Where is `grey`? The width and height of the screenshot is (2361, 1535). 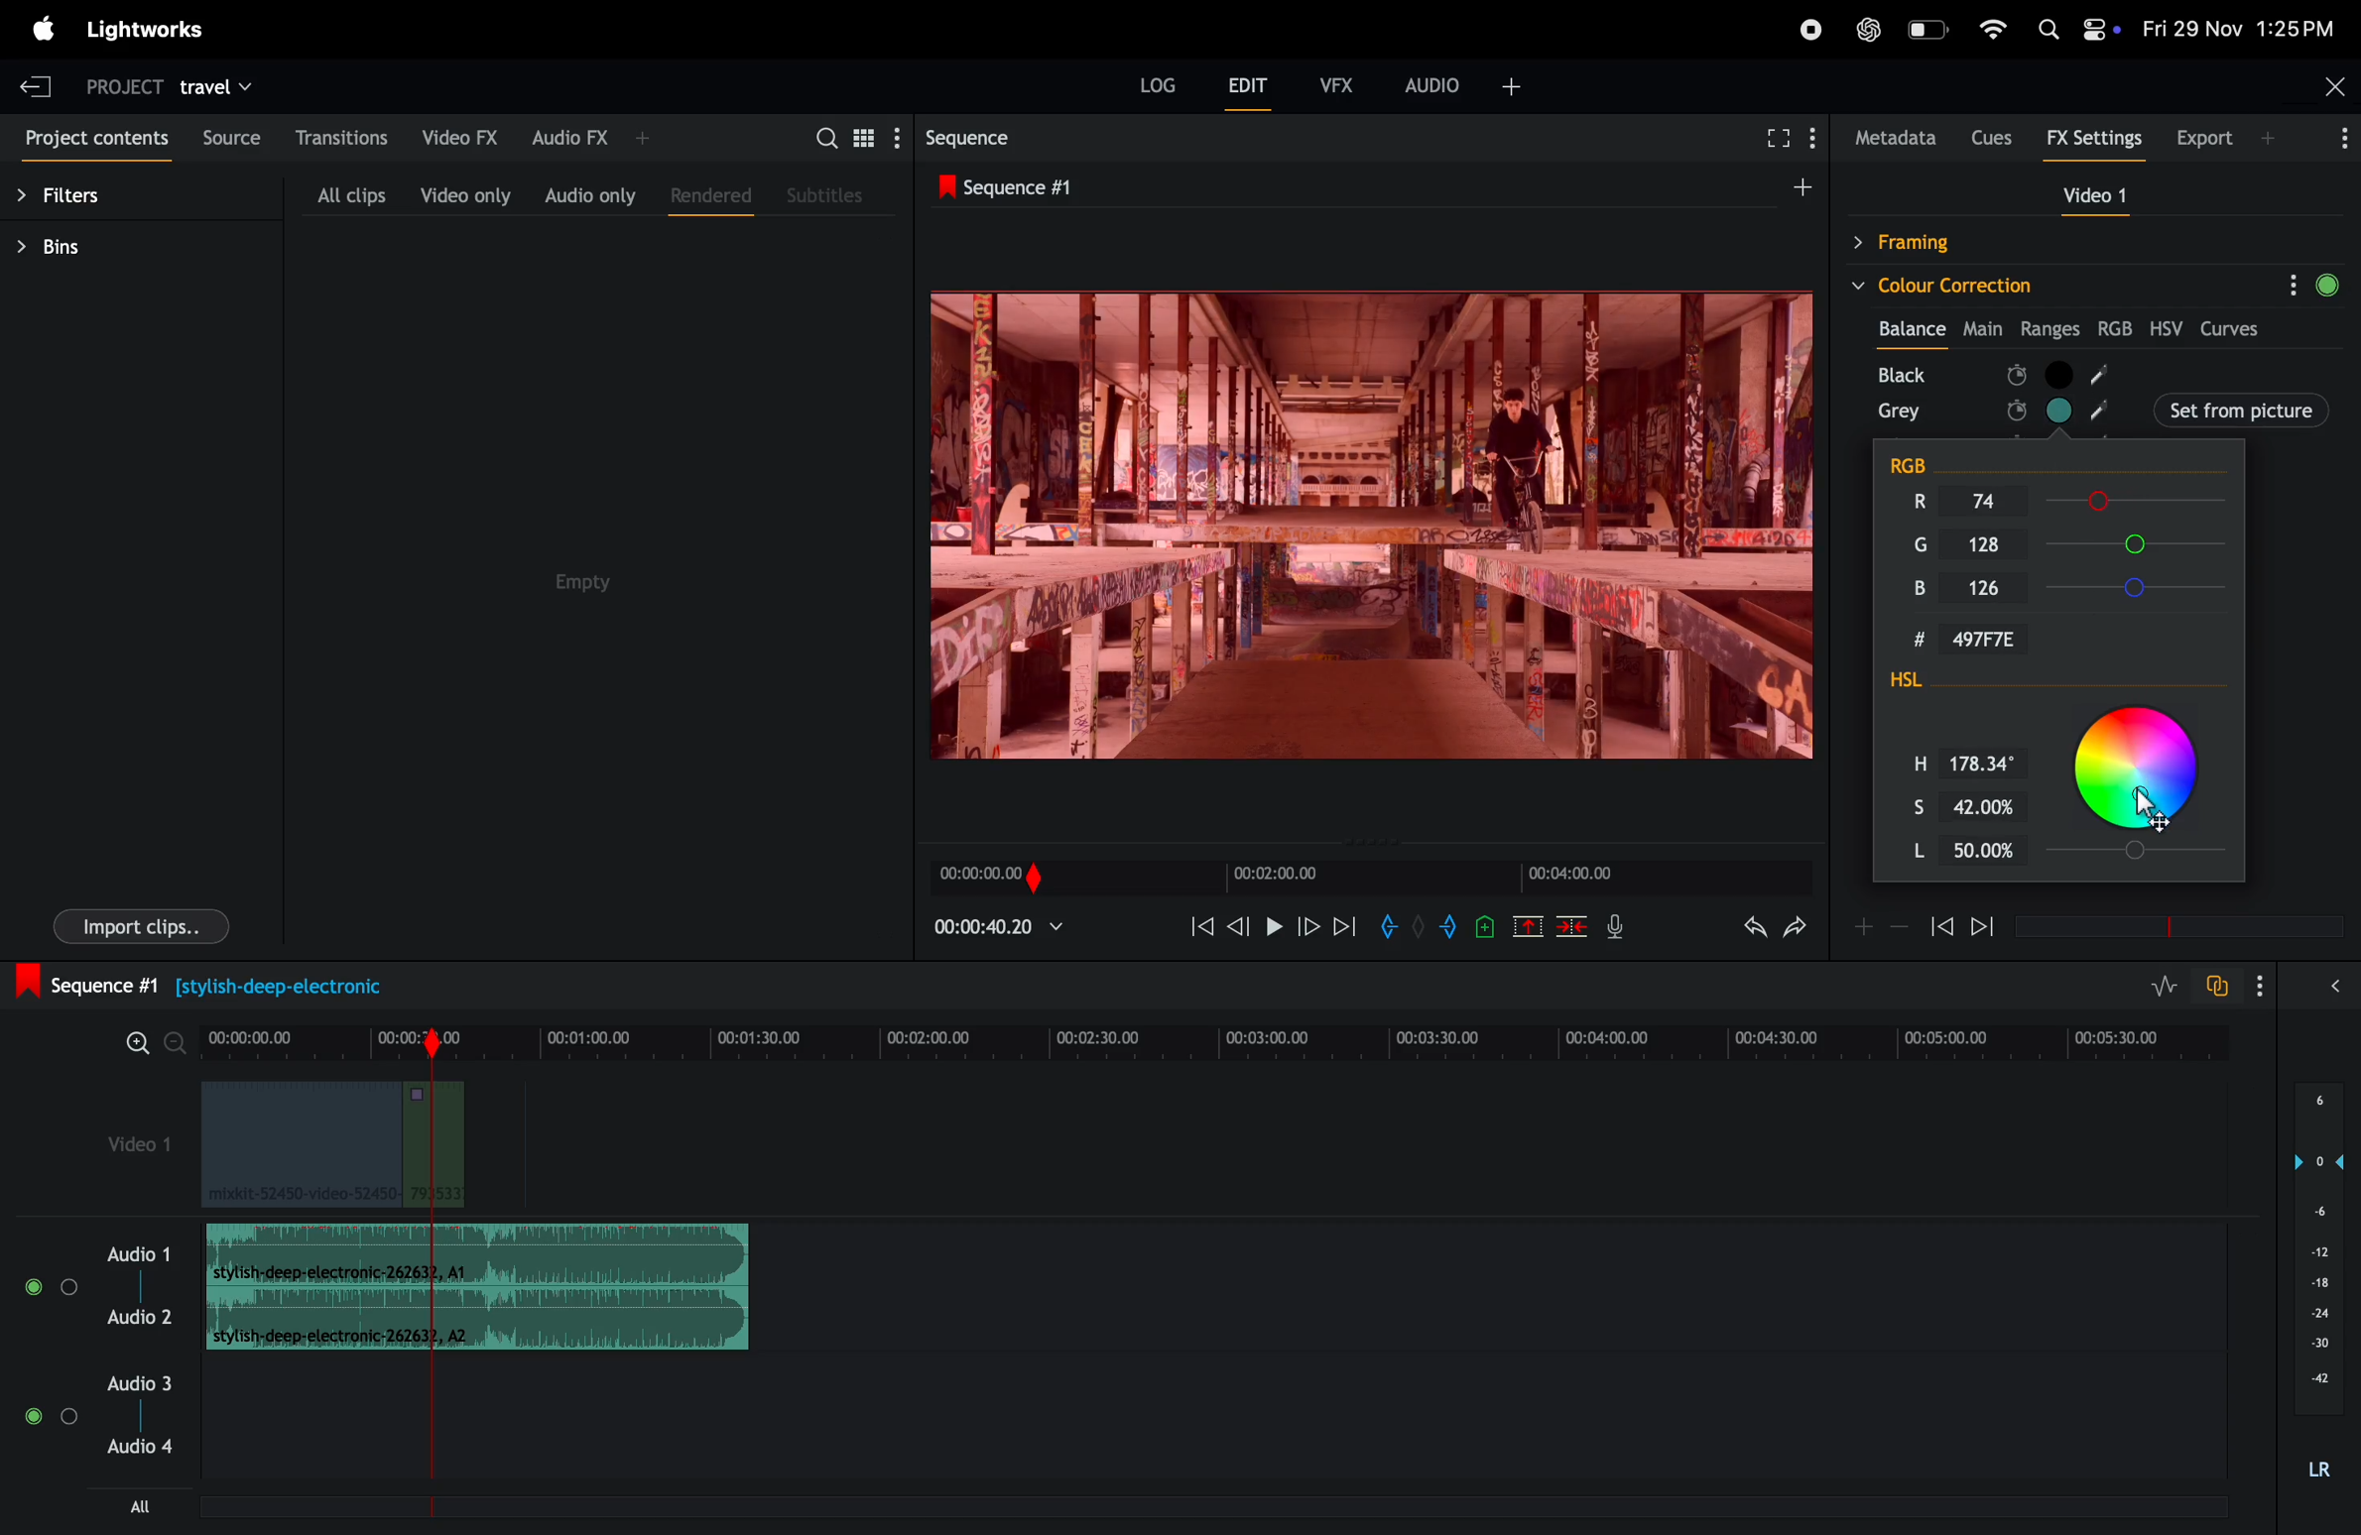 grey is located at coordinates (1900, 412).